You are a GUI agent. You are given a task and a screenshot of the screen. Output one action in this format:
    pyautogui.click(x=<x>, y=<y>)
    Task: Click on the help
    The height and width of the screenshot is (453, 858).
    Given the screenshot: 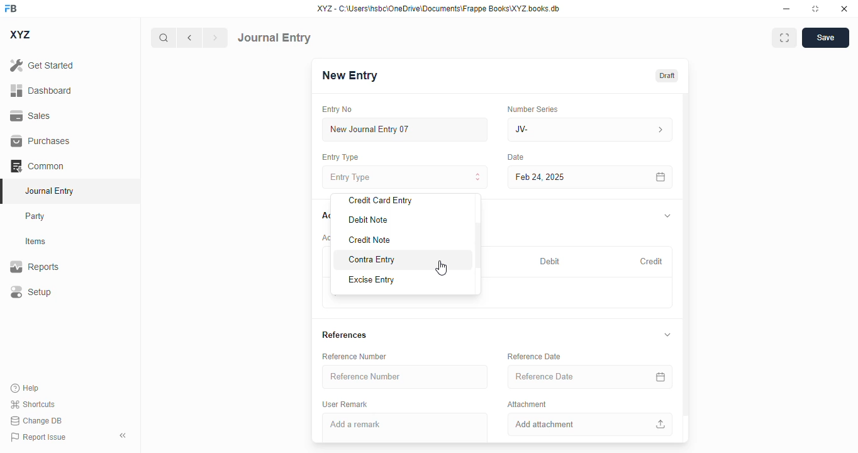 What is the action you would take?
    pyautogui.click(x=25, y=388)
    